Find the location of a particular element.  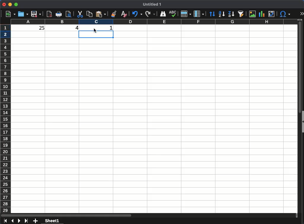

Untitled 1 is located at coordinates (153, 4).